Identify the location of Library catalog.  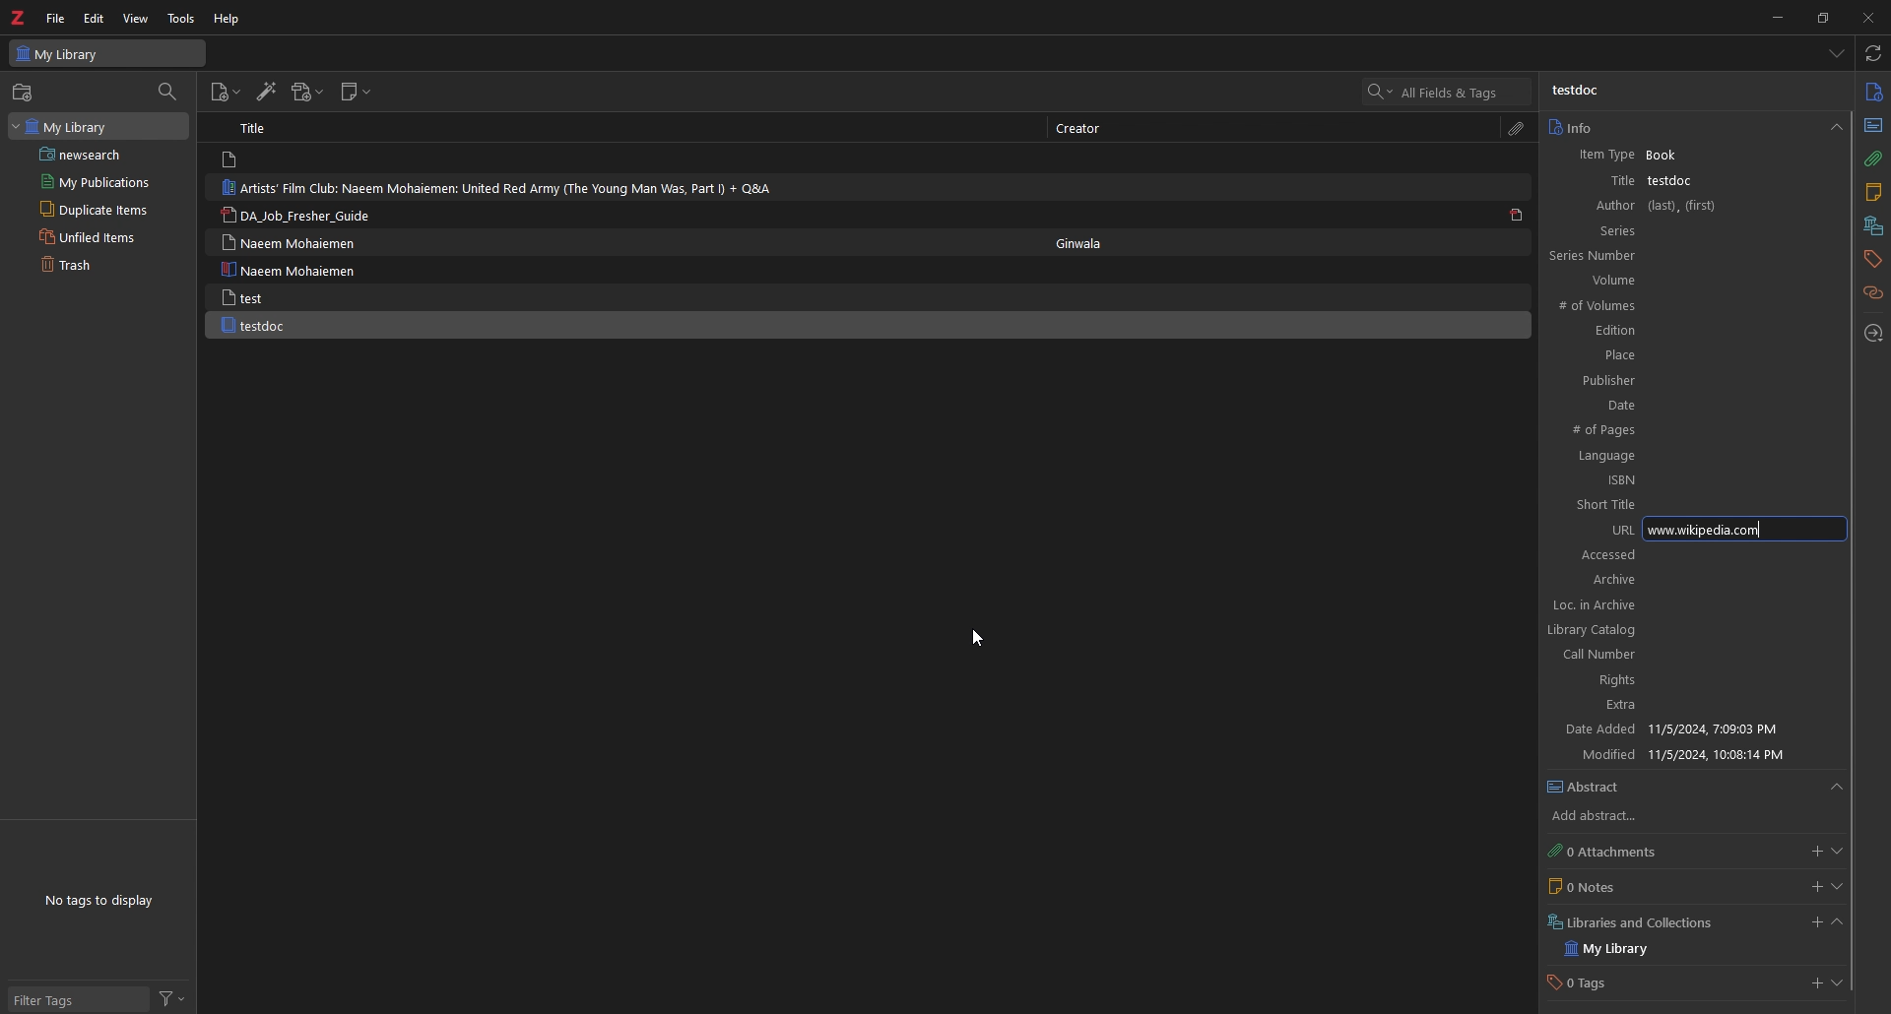
(1682, 631).